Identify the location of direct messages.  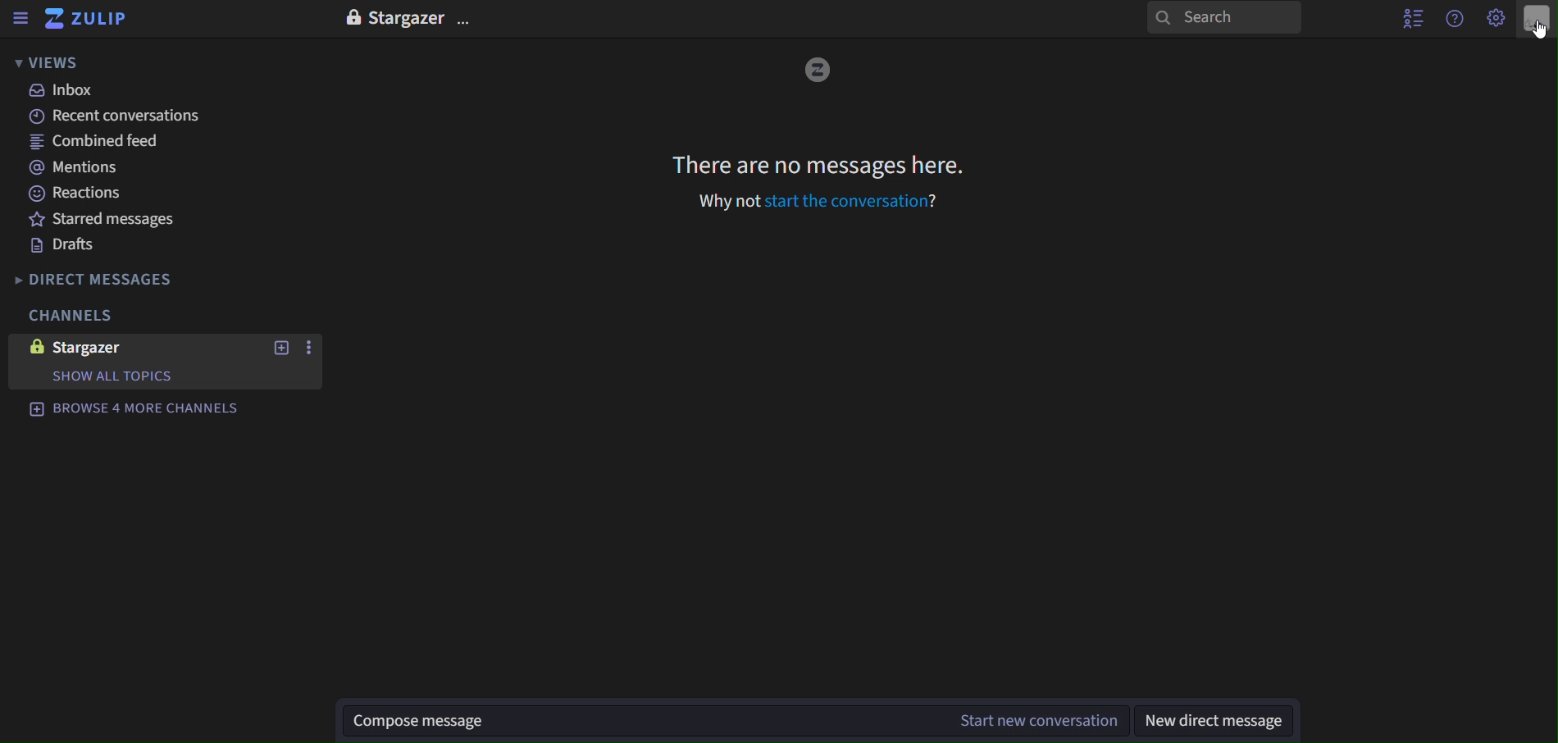
(96, 280).